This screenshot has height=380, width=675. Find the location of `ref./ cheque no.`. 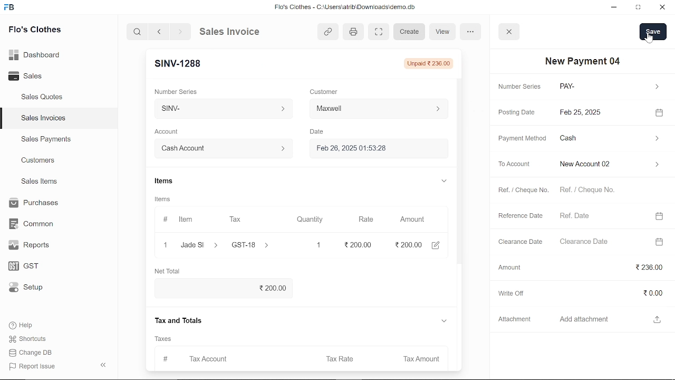

ref./ cheque no. is located at coordinates (605, 191).